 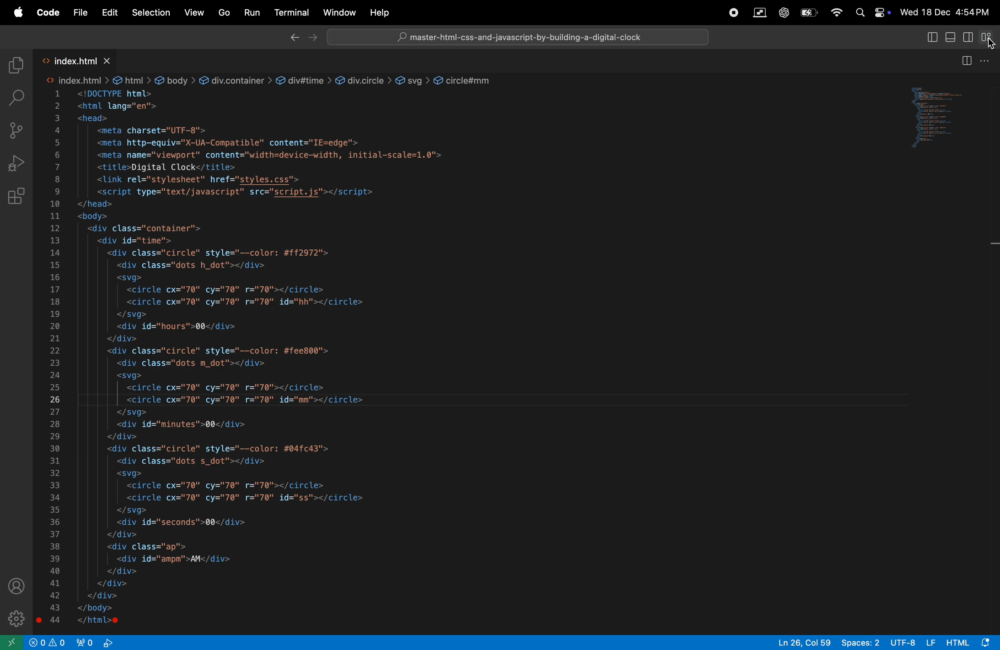 What do you see at coordinates (518, 37) in the screenshot?
I see `Search bar` at bounding box center [518, 37].